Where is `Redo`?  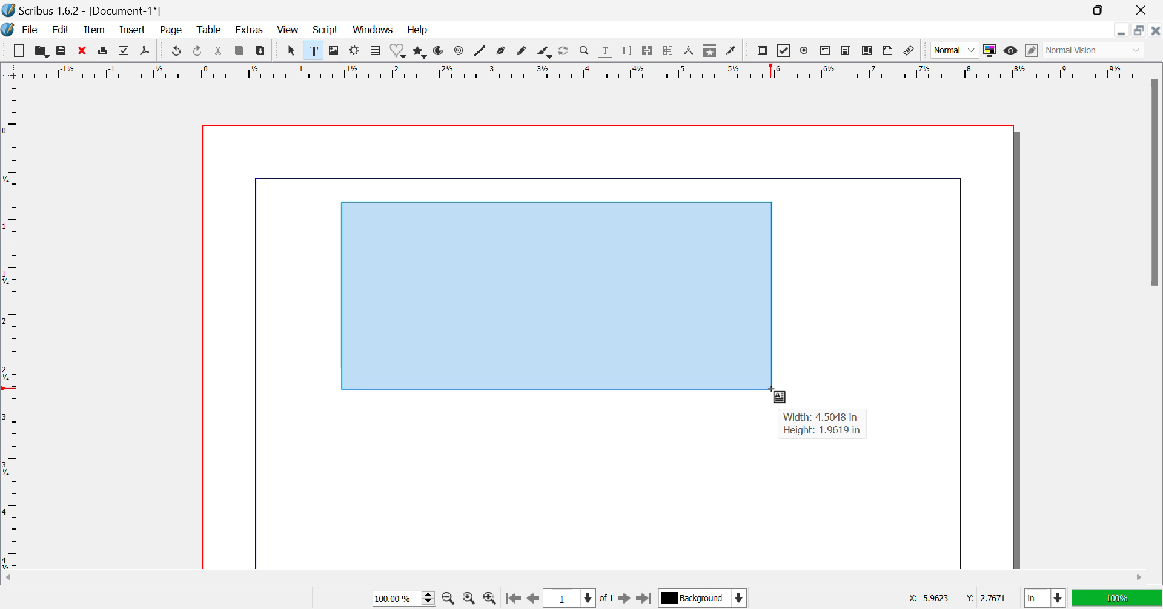 Redo is located at coordinates (197, 52).